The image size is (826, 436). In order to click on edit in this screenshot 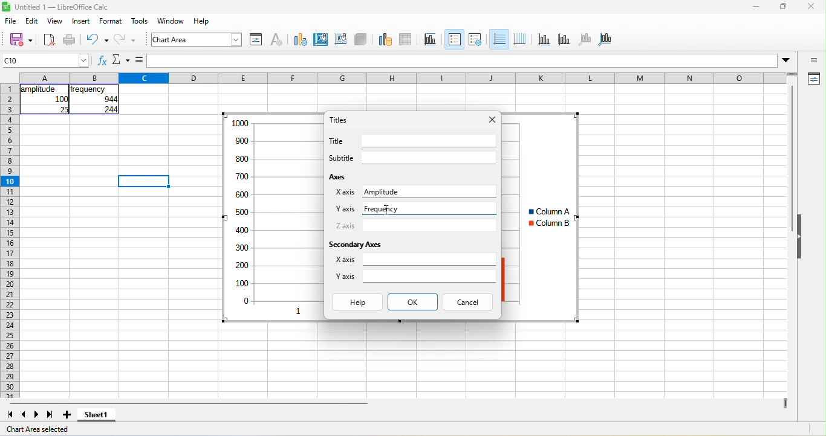, I will do `click(32, 21)`.